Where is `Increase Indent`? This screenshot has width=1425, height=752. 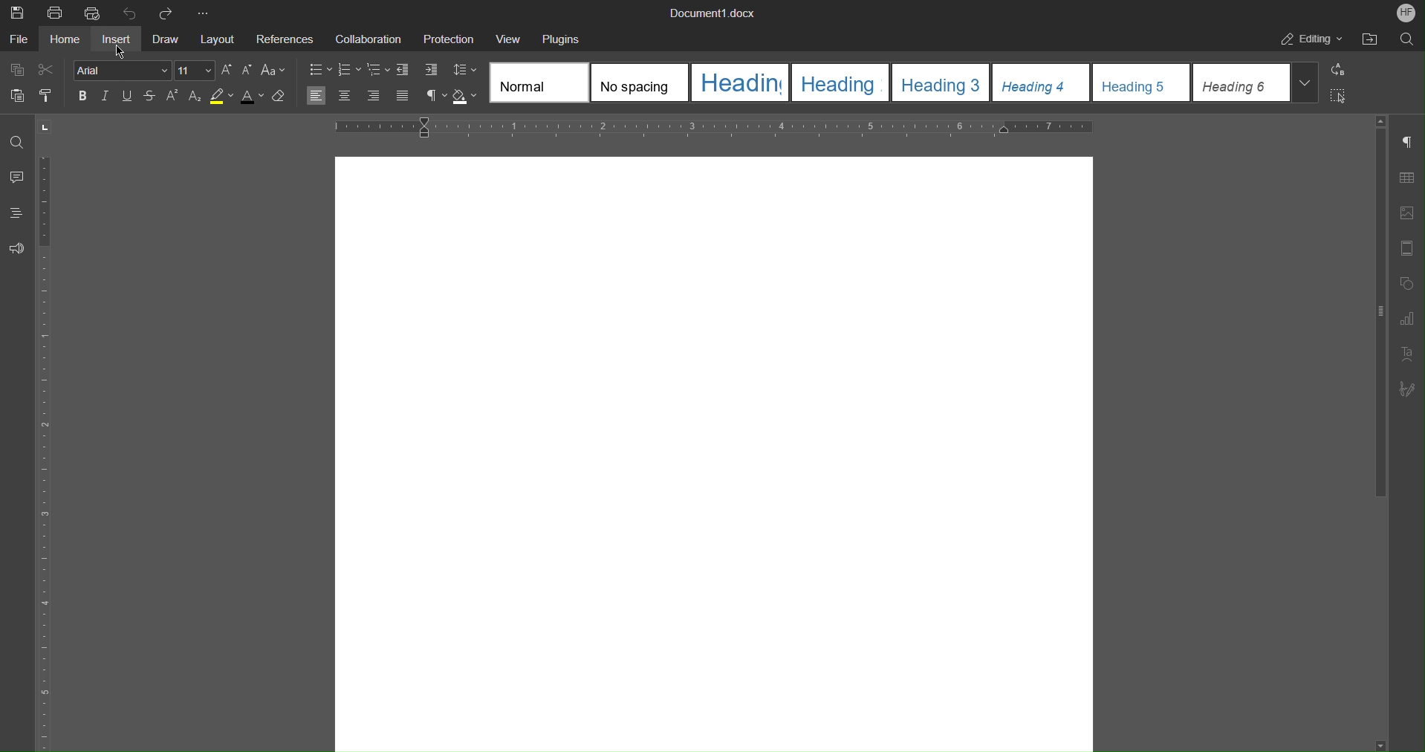 Increase Indent is located at coordinates (429, 72).